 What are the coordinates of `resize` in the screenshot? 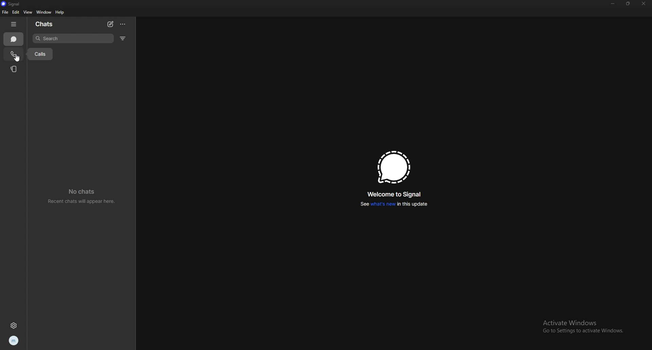 It's located at (629, 3).